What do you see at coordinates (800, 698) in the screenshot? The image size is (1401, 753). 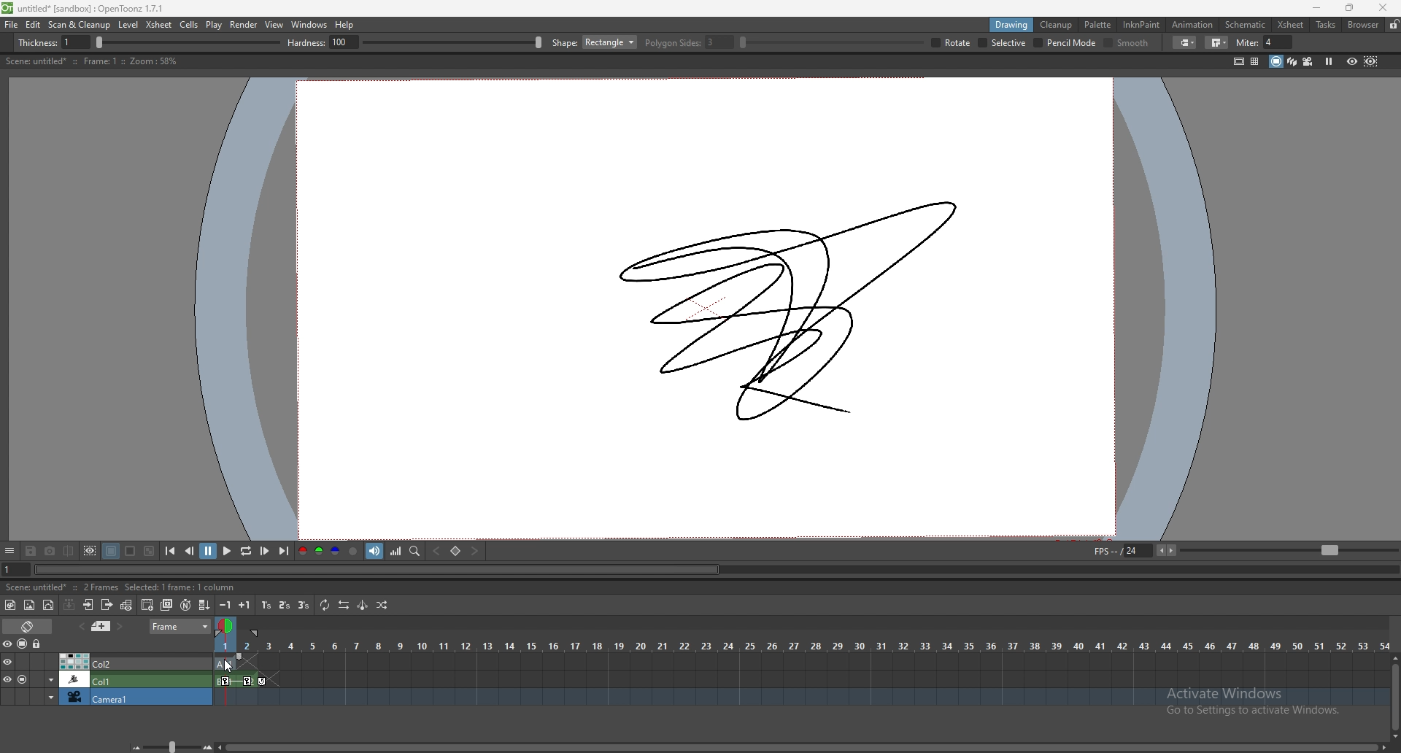 I see `timeline` at bounding box center [800, 698].